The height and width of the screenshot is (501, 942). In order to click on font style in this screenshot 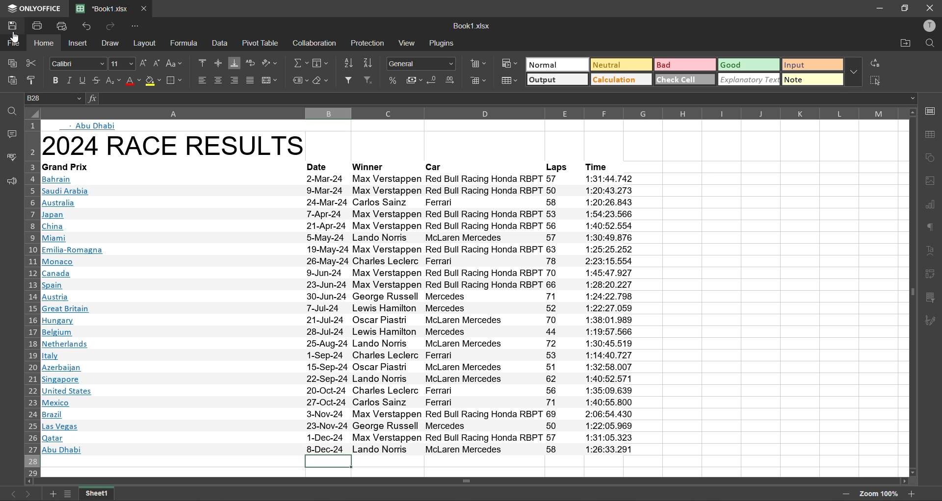, I will do `click(79, 64)`.